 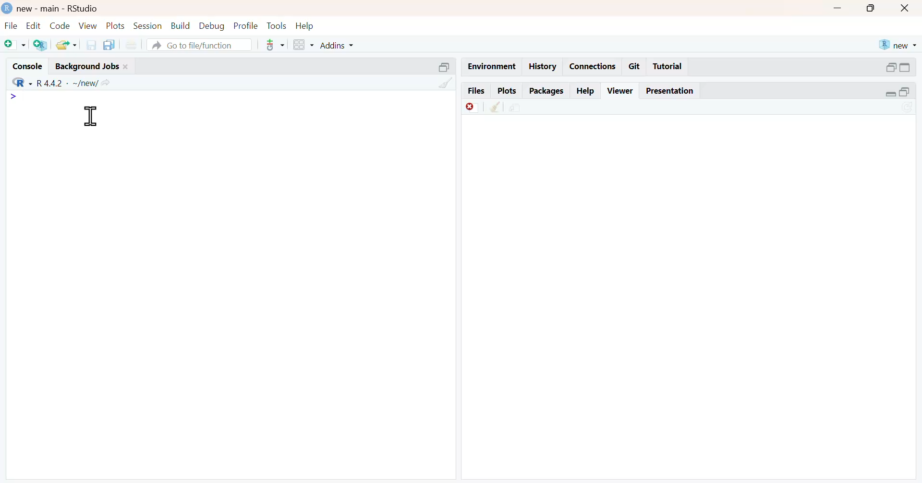 I want to click on debug, so click(x=212, y=26).